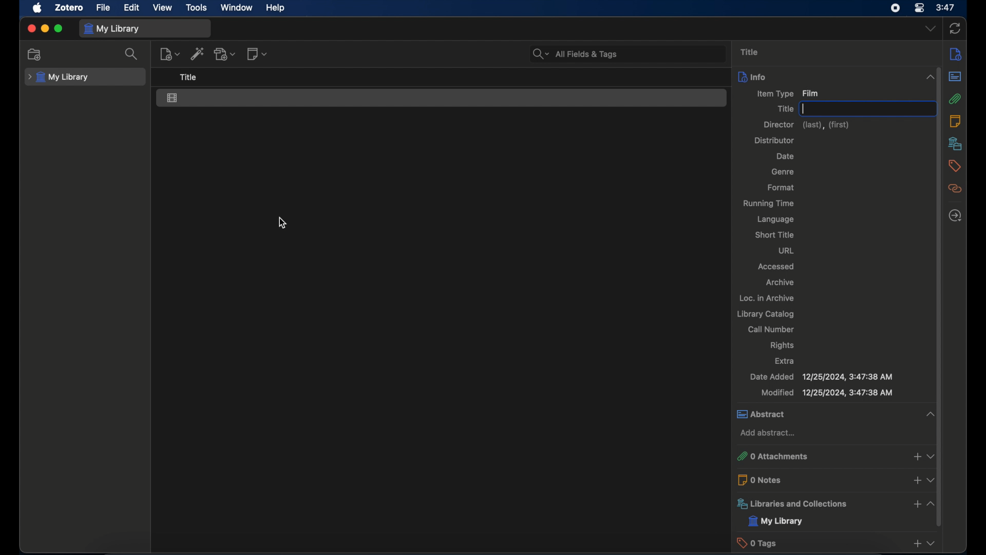  I want to click on apple, so click(37, 8).